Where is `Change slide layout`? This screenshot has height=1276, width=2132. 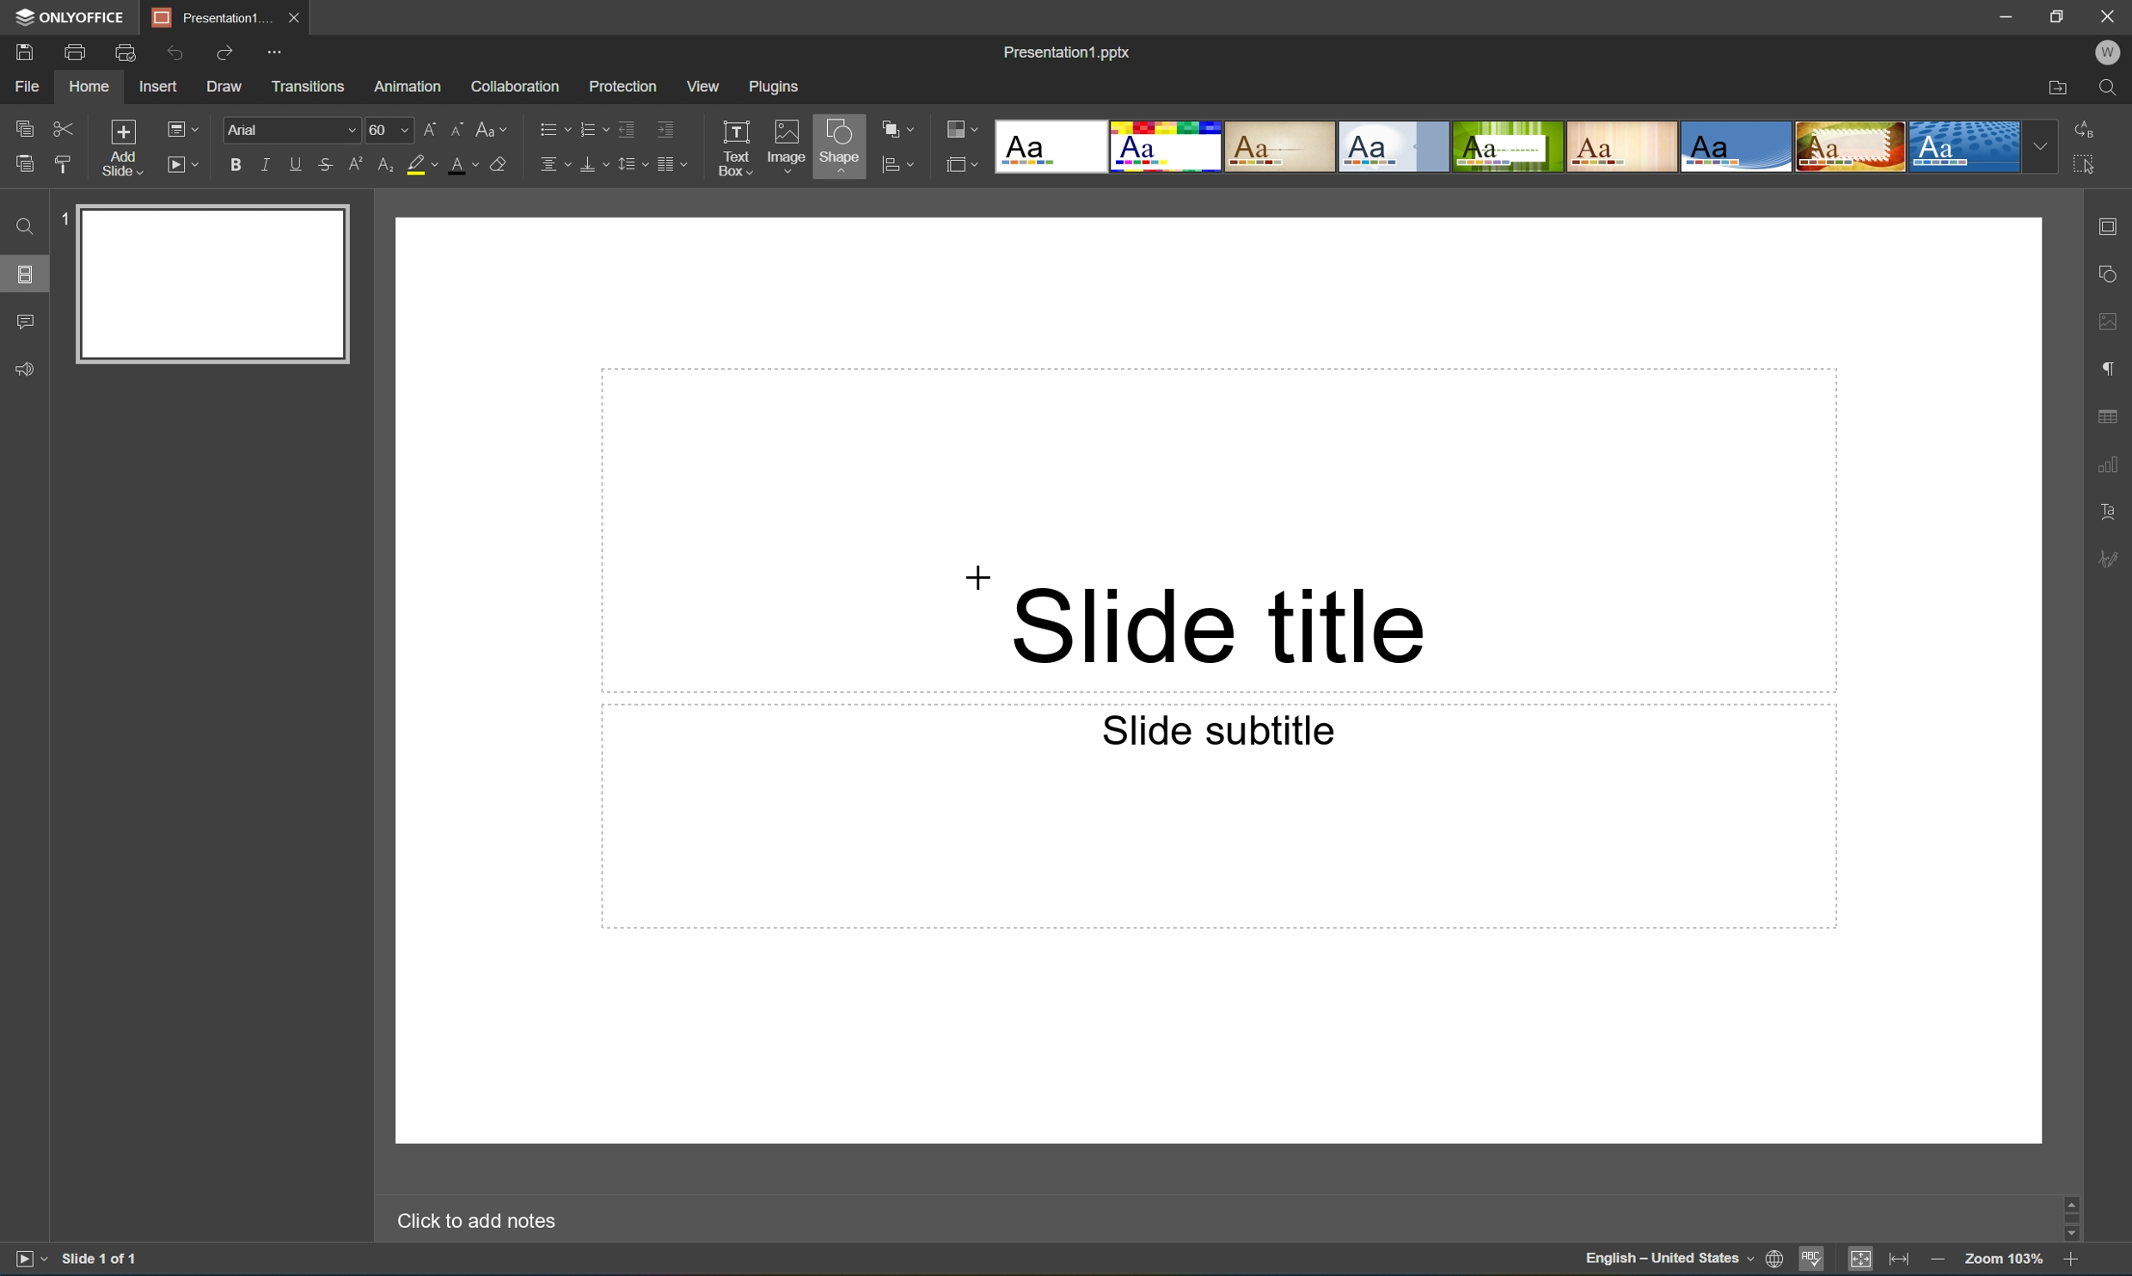
Change slide layout is located at coordinates (184, 127).